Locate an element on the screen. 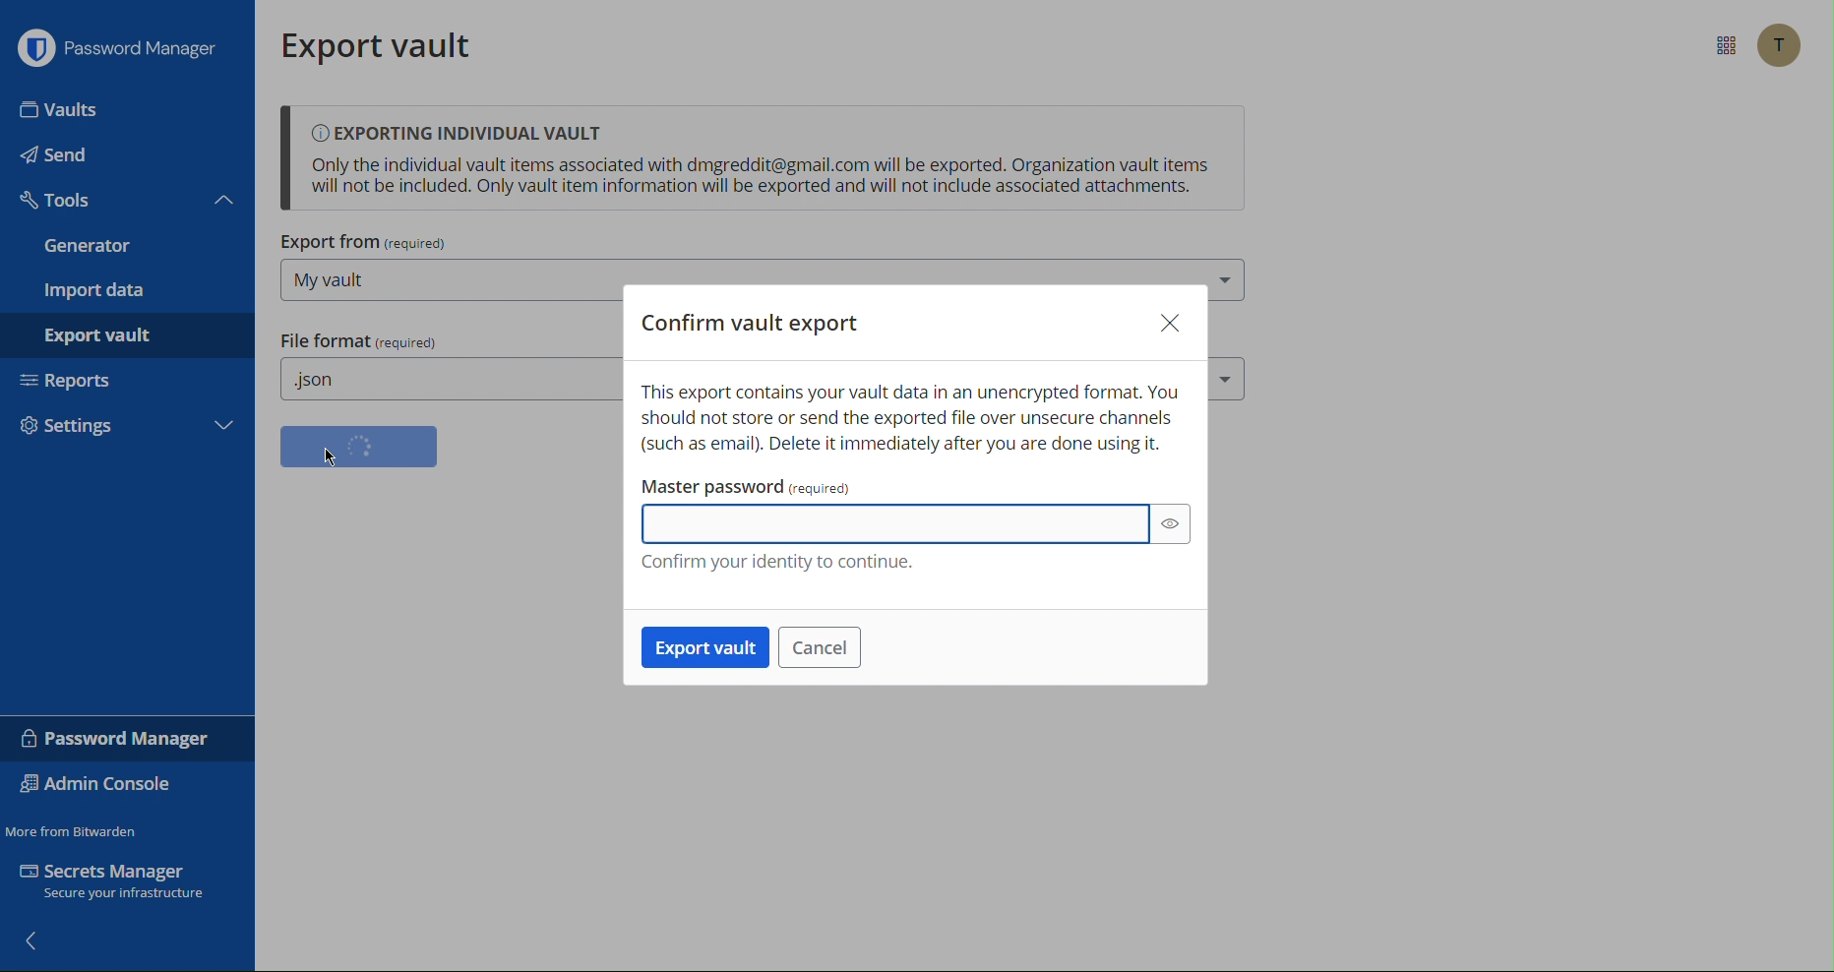 The height and width of the screenshot is (972, 1834). Generator is located at coordinates (123, 250).